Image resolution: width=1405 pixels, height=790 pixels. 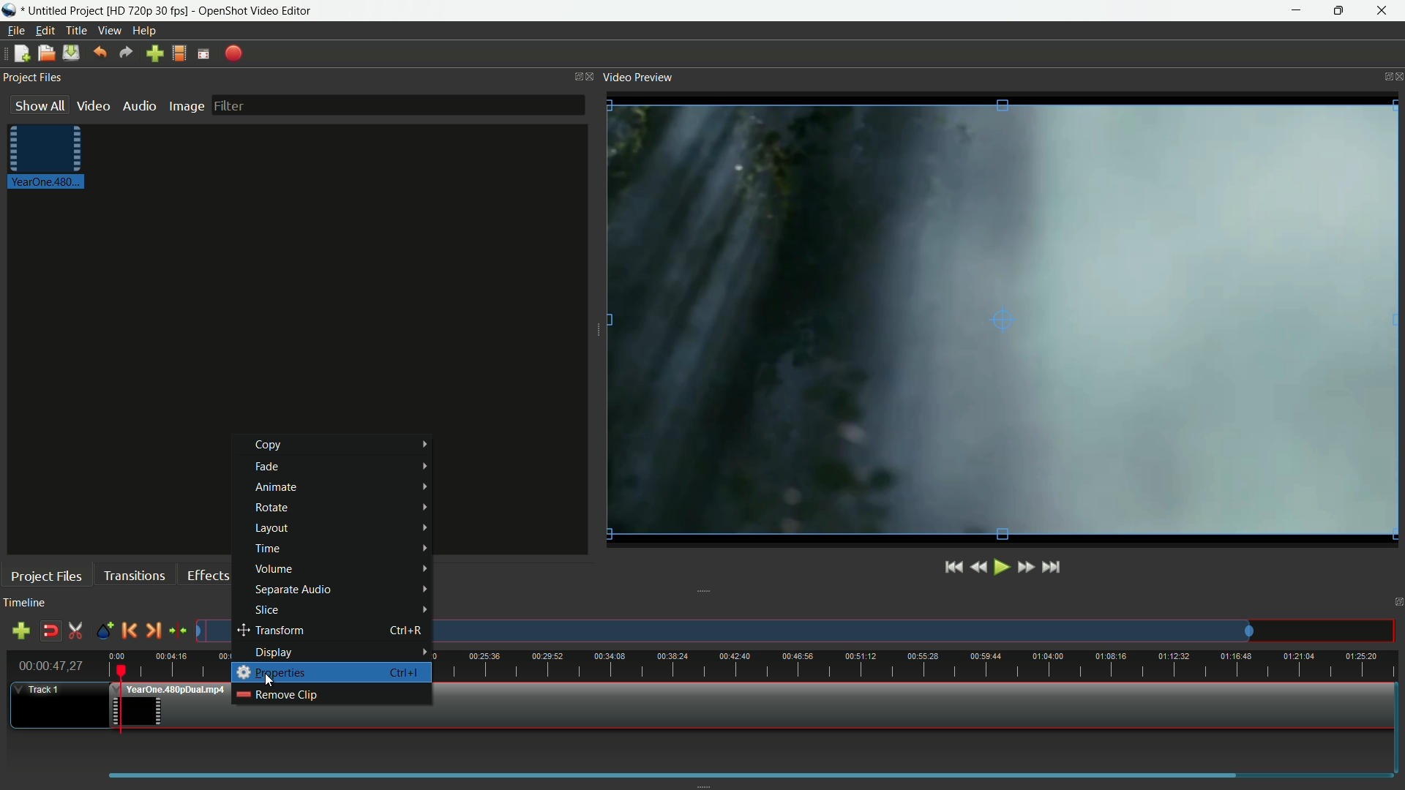 I want to click on filter bar, so click(x=397, y=105).